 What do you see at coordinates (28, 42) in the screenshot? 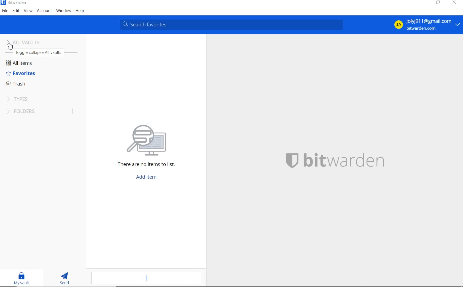
I see `ALL VAULTS` at bounding box center [28, 42].